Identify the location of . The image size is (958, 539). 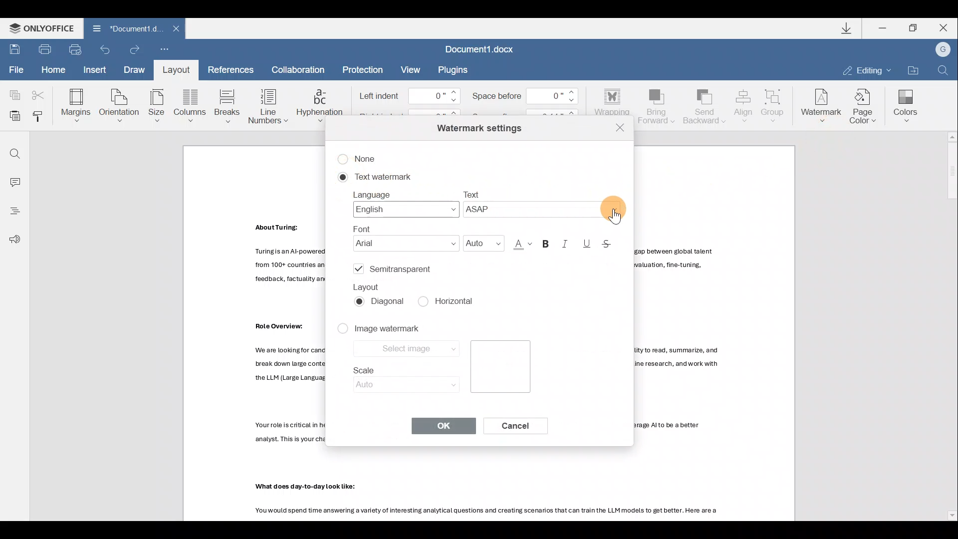
(489, 512).